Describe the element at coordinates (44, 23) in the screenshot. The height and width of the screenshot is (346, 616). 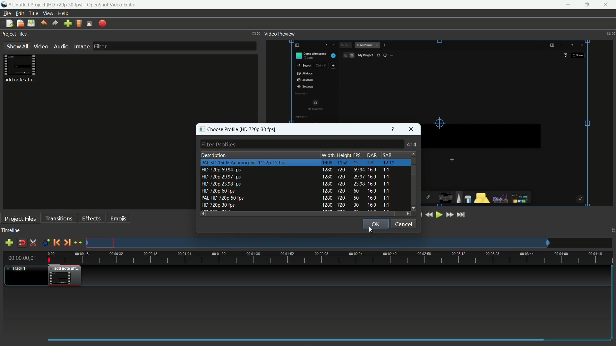
I see `undo` at that location.